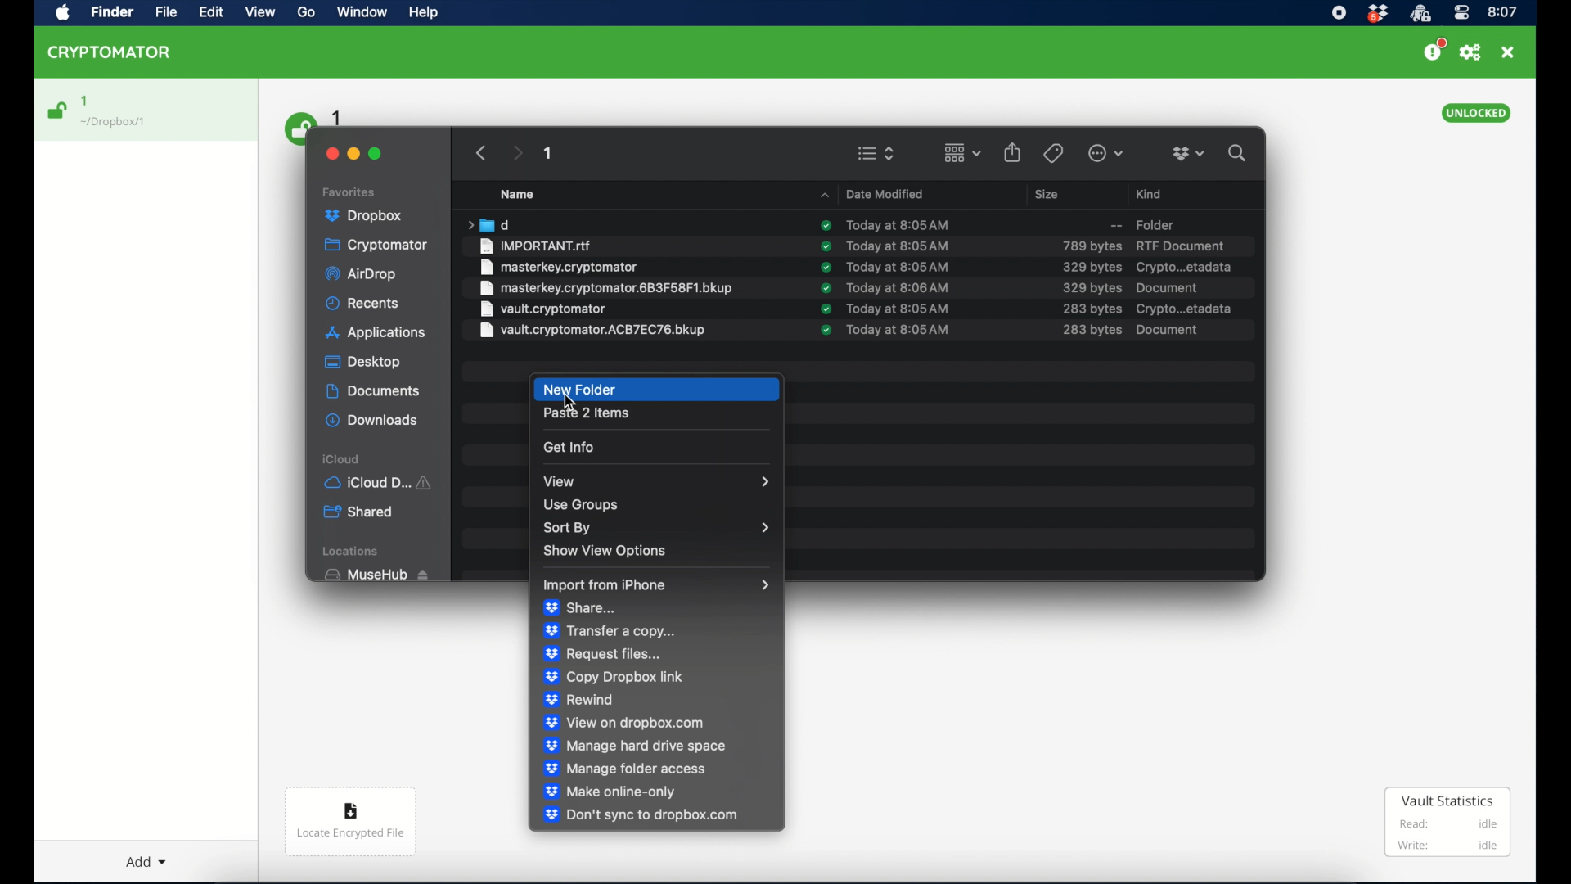  Describe the element at coordinates (376, 154) in the screenshot. I see `maximize` at that location.